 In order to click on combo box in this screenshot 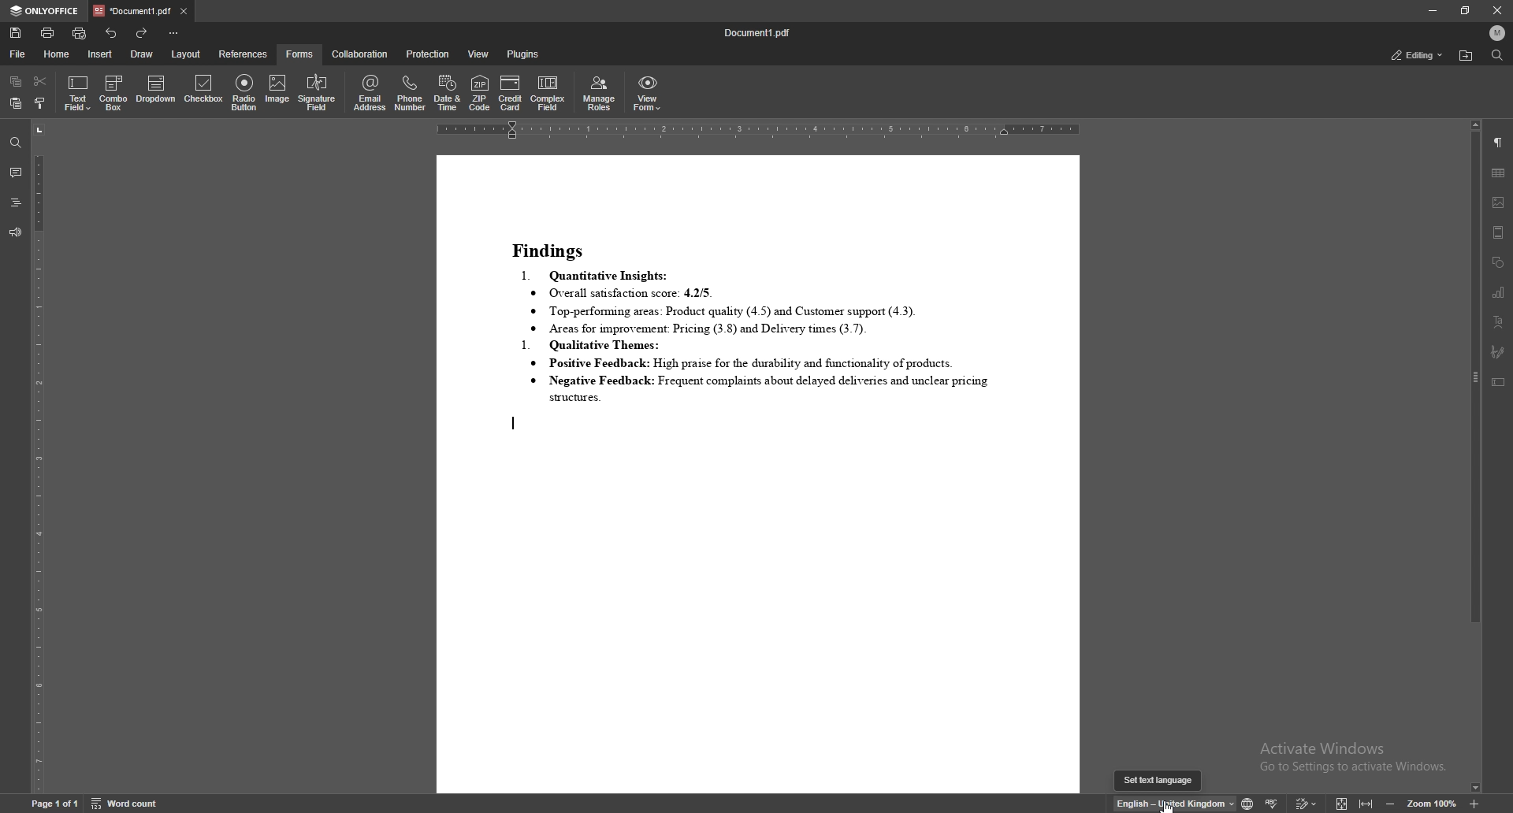, I will do `click(114, 92)`.